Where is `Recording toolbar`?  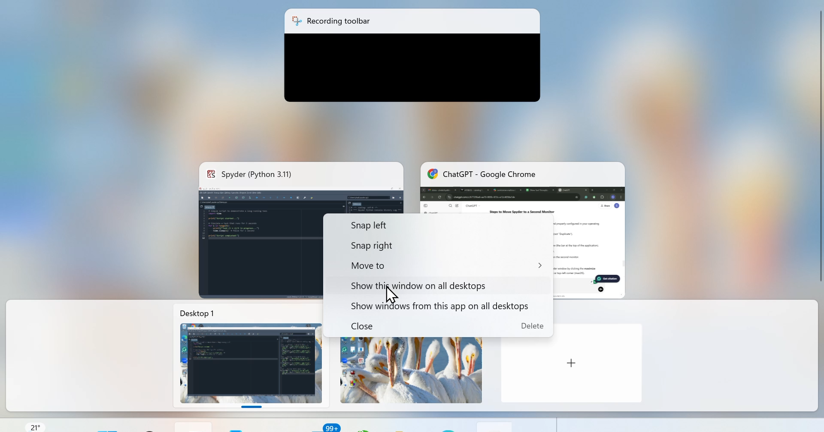
Recording toolbar is located at coordinates (412, 21).